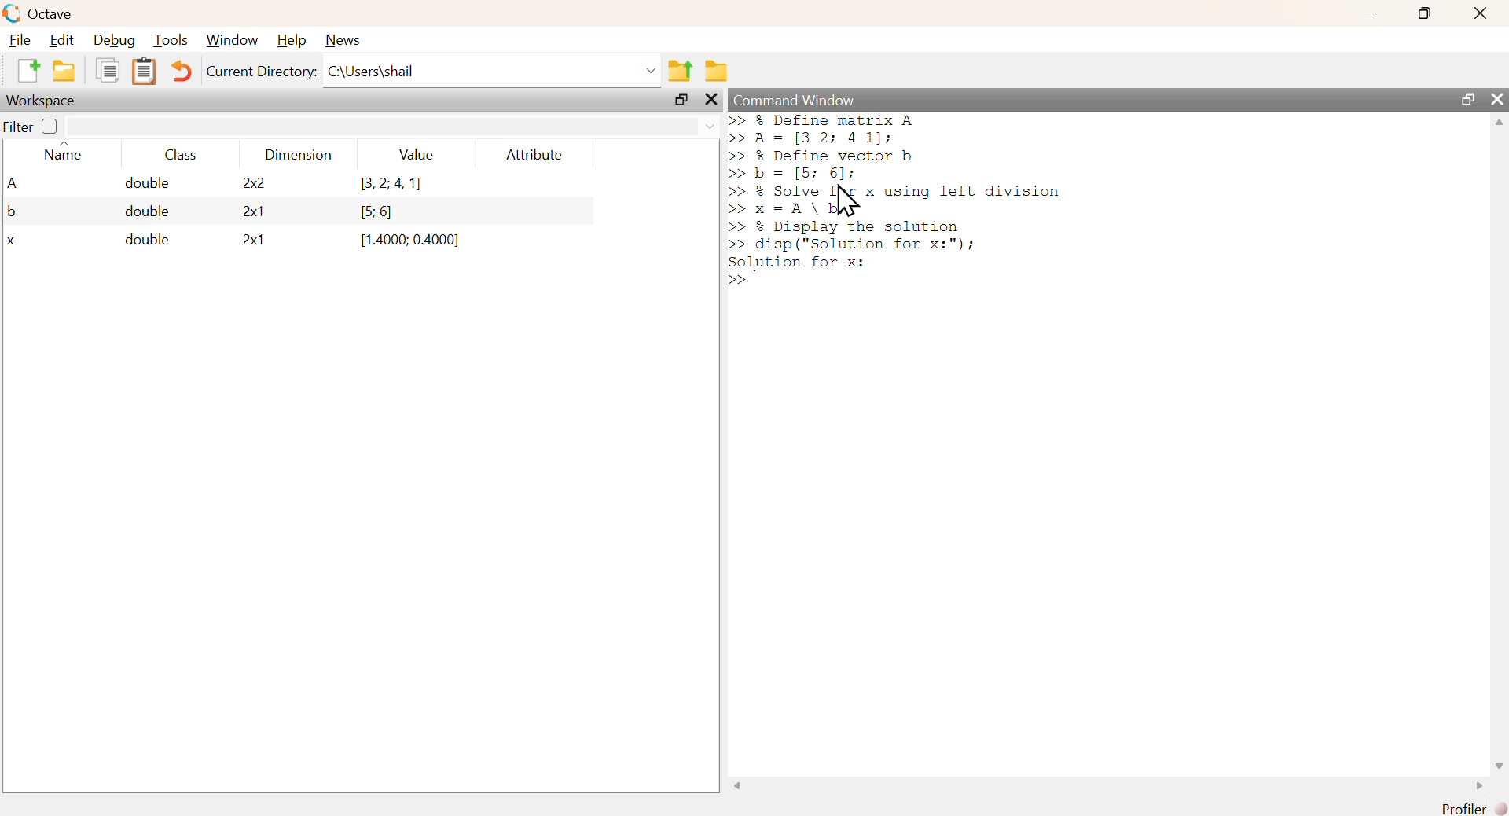 This screenshot has width=1509, height=816. I want to click on minimize, so click(1368, 15).